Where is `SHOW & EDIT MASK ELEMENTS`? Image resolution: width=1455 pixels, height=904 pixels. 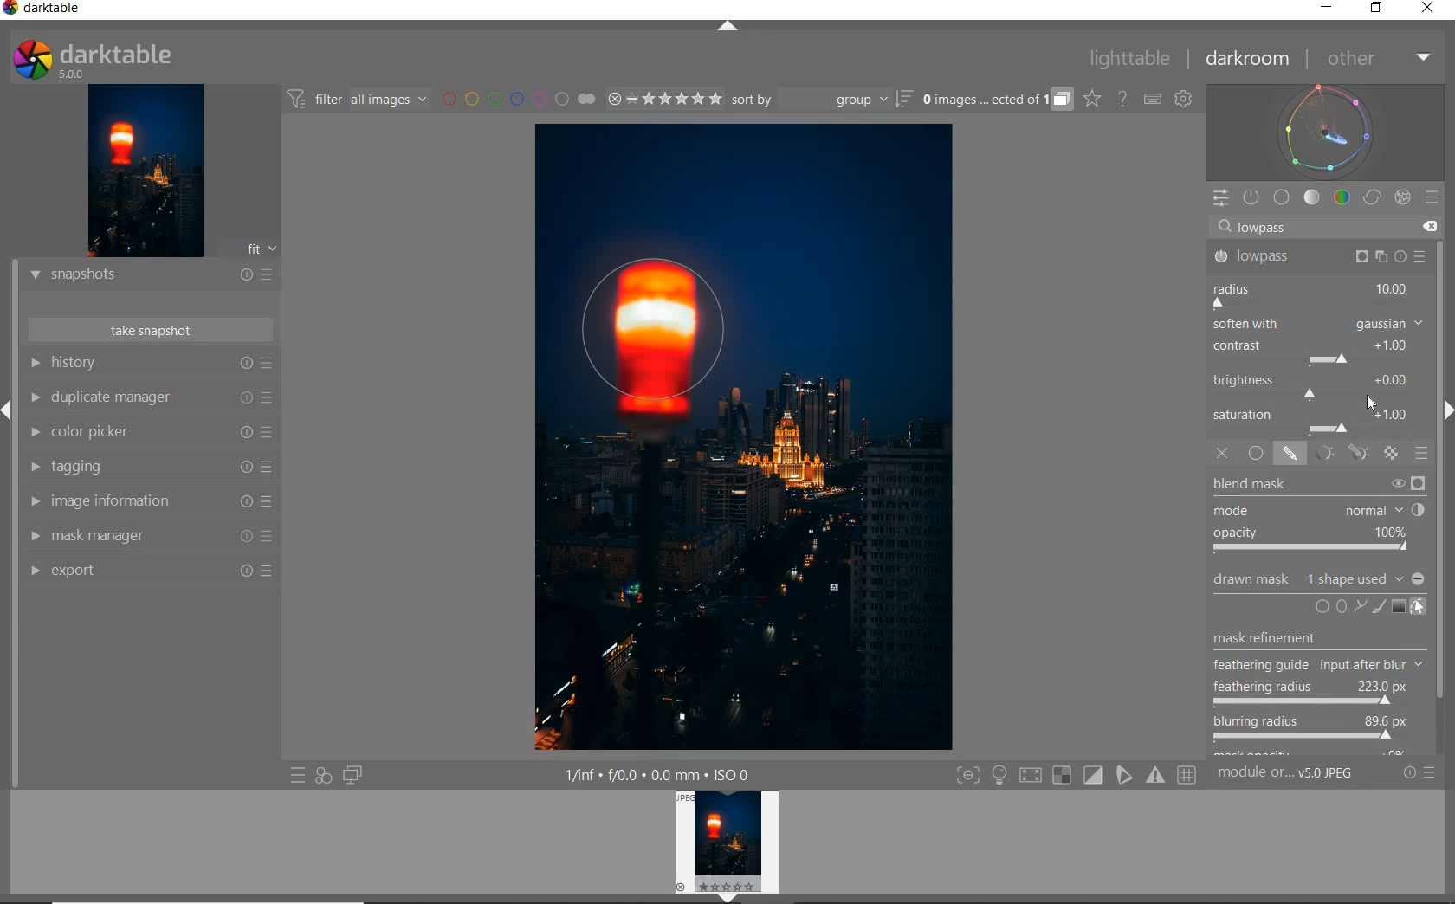 SHOW & EDIT MASK ELEMENTS is located at coordinates (1419, 609).